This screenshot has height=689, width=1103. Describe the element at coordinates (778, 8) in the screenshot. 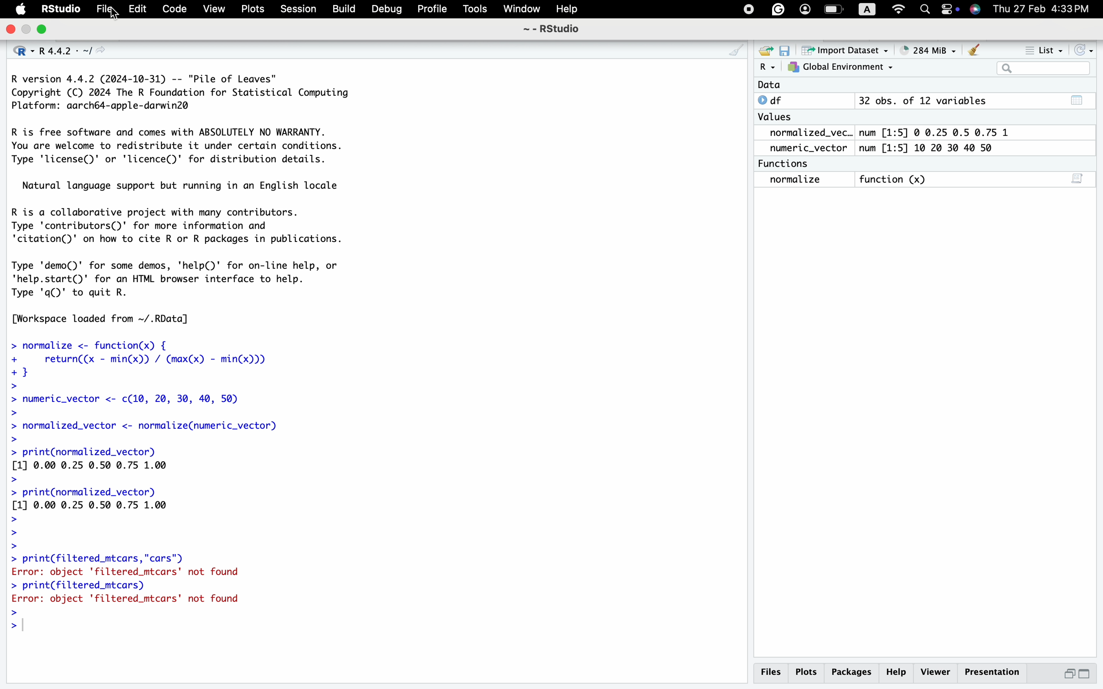

I see `GRAMMERLY` at that location.